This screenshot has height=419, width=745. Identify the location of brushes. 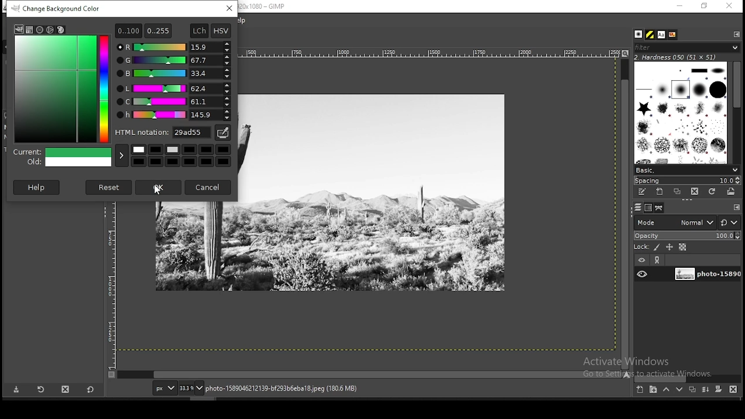
(682, 112).